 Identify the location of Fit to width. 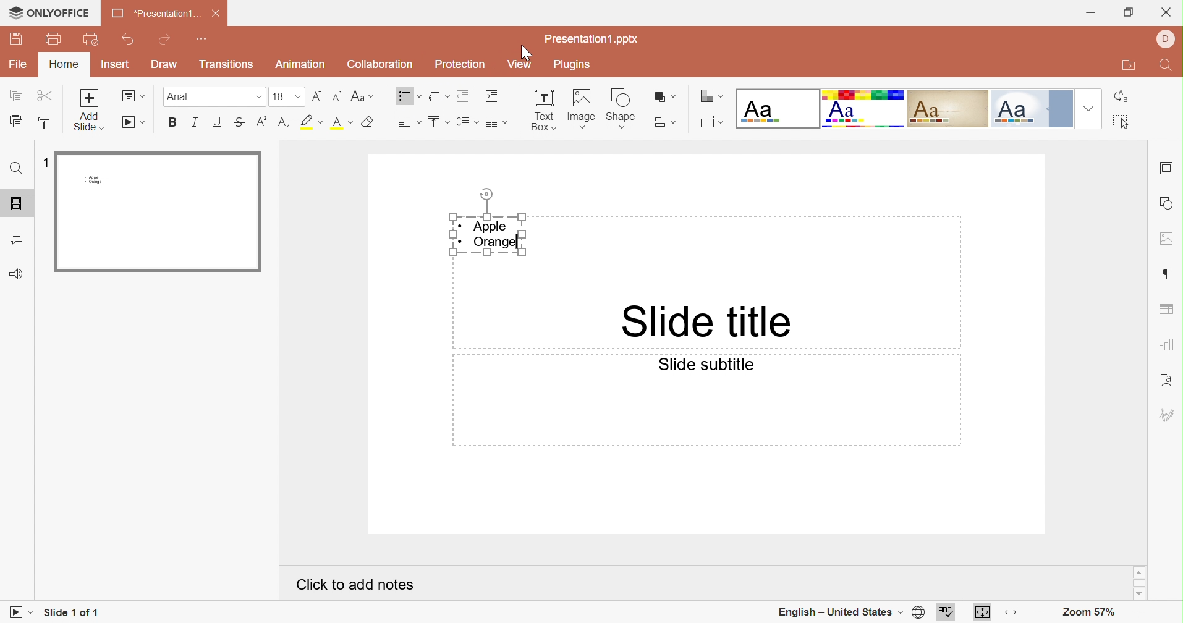
(1014, 613).